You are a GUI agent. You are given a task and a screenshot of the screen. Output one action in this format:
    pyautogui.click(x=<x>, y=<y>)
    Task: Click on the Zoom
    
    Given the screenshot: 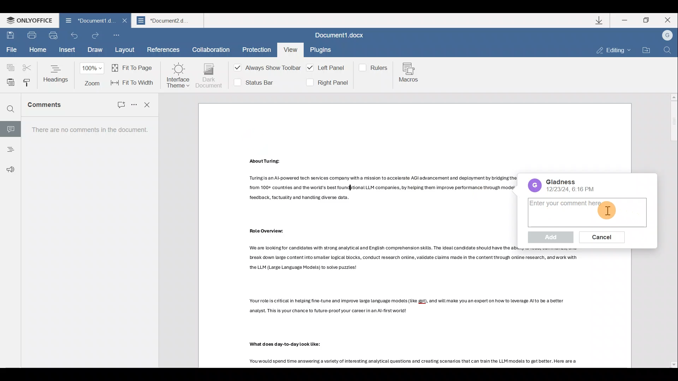 What is the action you would take?
    pyautogui.click(x=93, y=75)
    